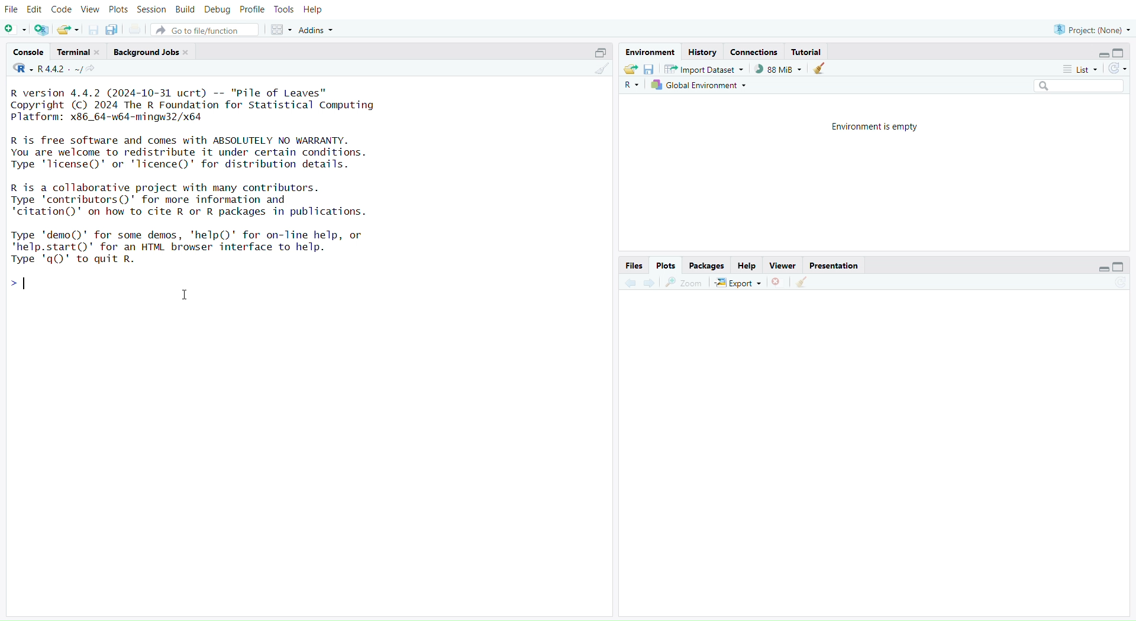  Describe the element at coordinates (809, 51) in the screenshot. I see `tutorial` at that location.